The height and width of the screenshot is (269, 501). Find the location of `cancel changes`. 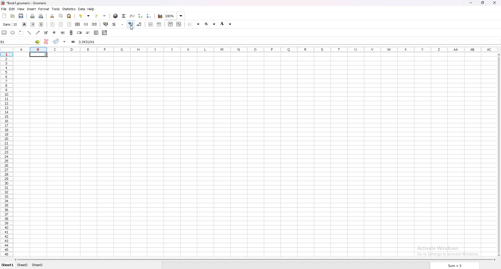

cancel changes is located at coordinates (46, 42).